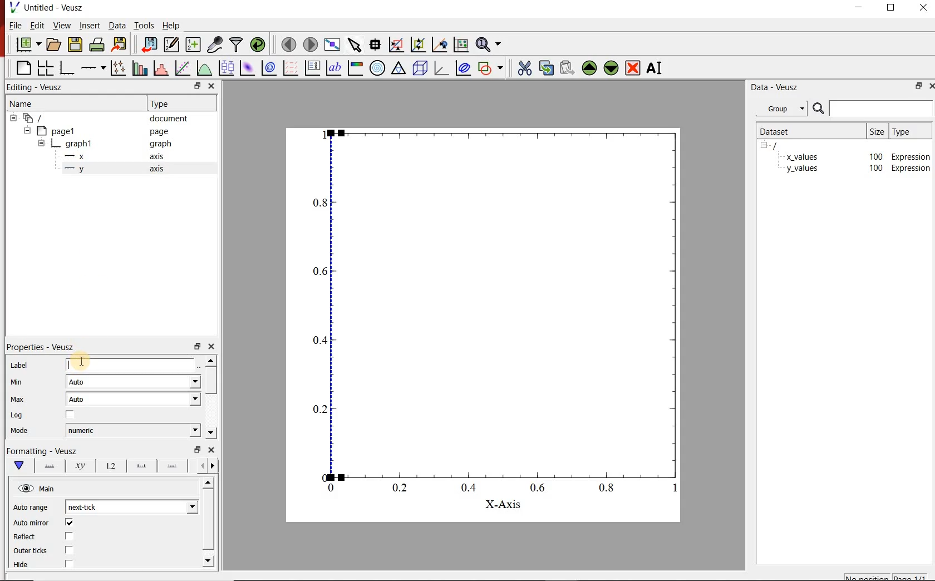 Image resolution: width=935 pixels, height=581 pixels. I want to click on close, so click(212, 86).